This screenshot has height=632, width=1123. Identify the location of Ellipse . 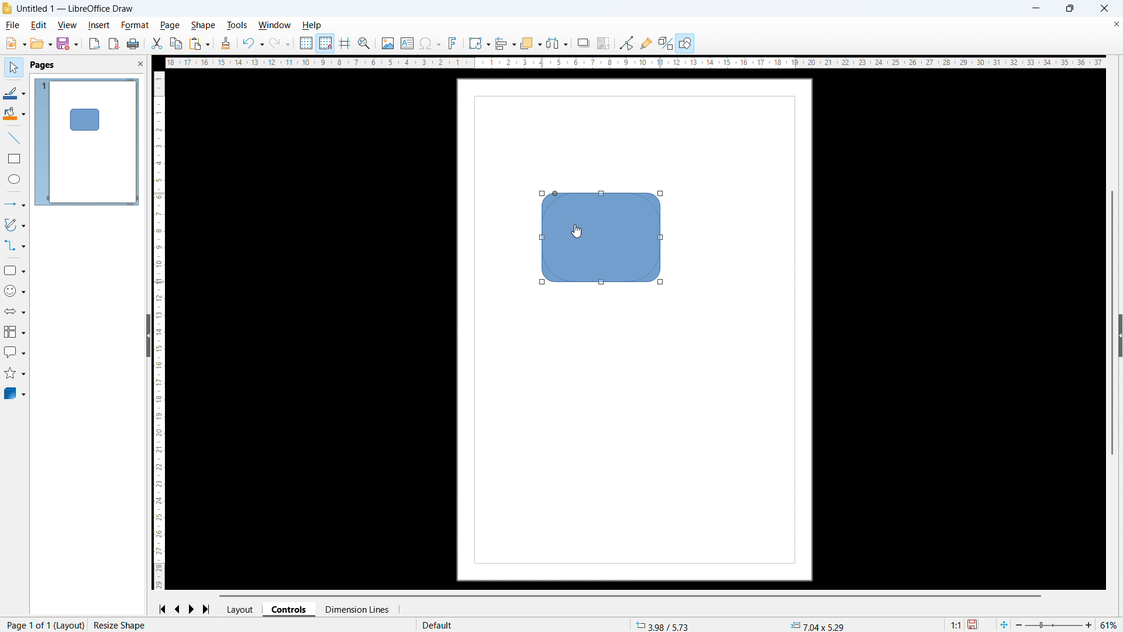
(15, 179).